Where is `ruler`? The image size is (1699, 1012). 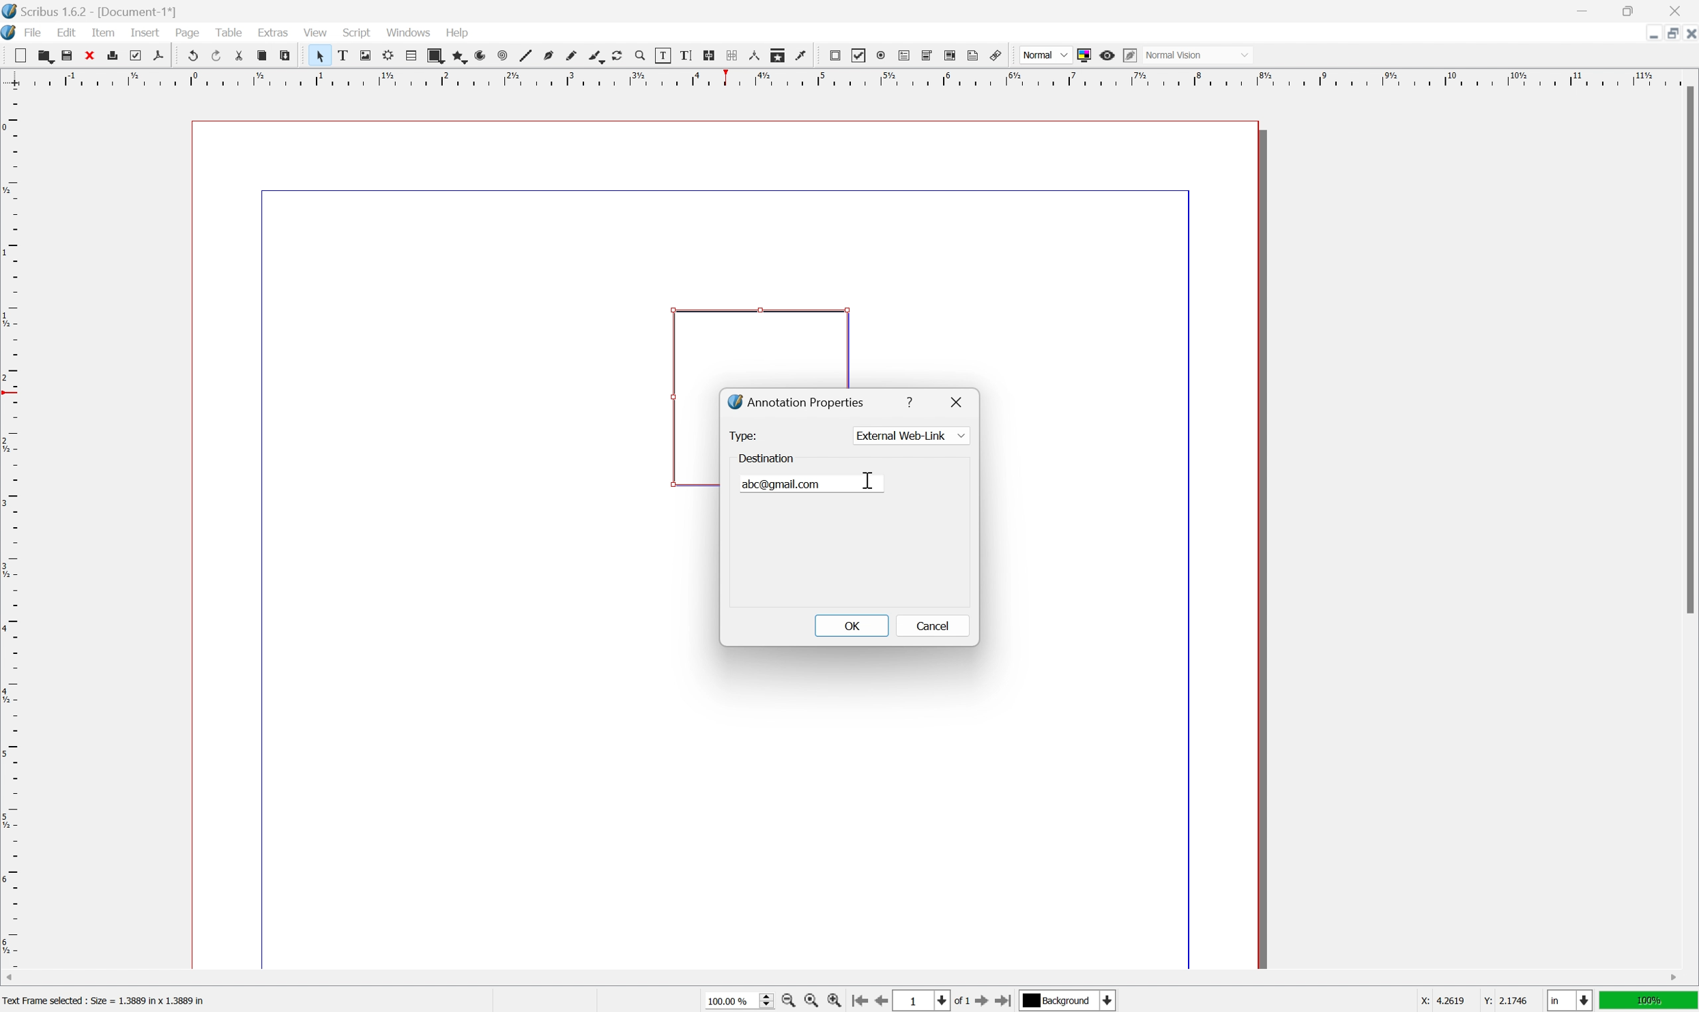 ruler is located at coordinates (11, 527).